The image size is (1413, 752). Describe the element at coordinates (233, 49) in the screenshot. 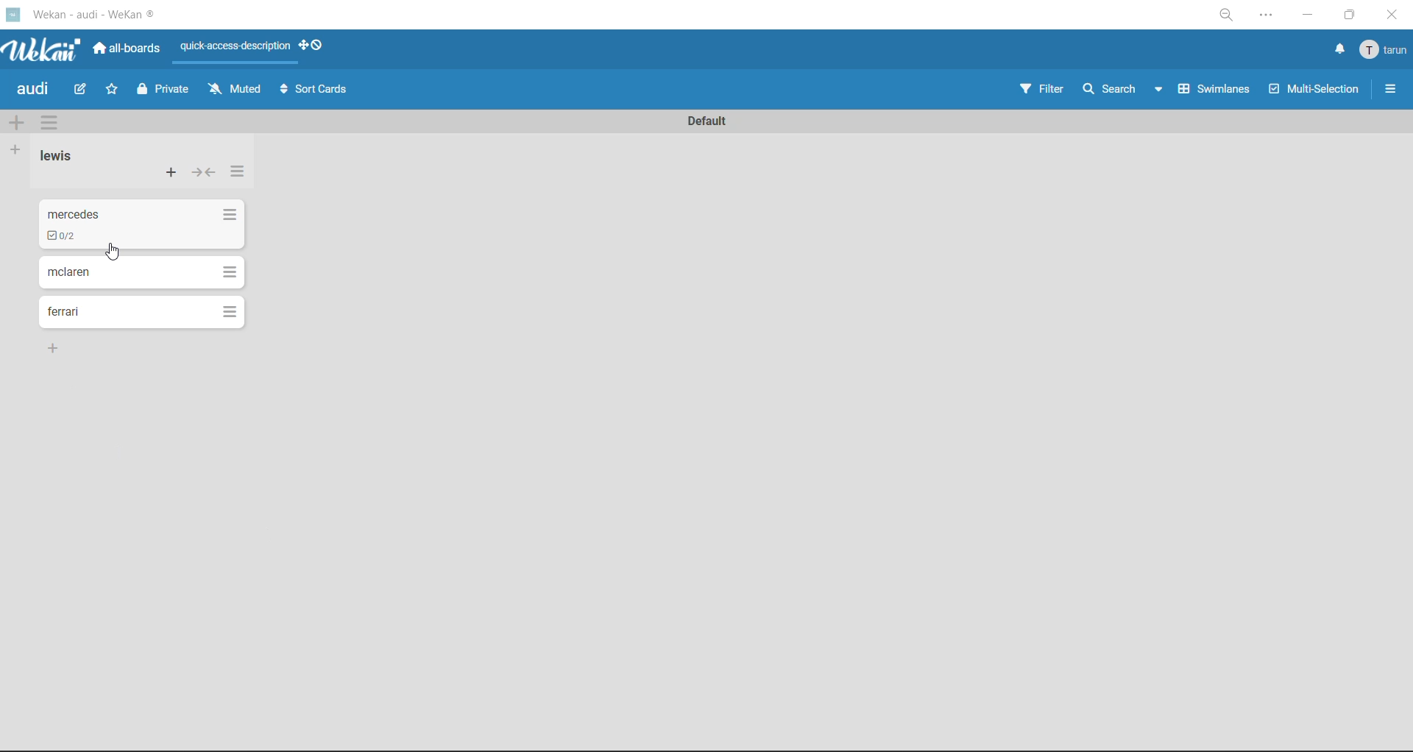

I see `quick access description` at that location.